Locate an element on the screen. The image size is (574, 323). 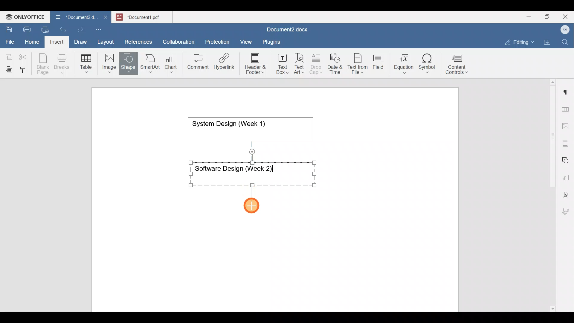
Open file location is located at coordinates (549, 43).